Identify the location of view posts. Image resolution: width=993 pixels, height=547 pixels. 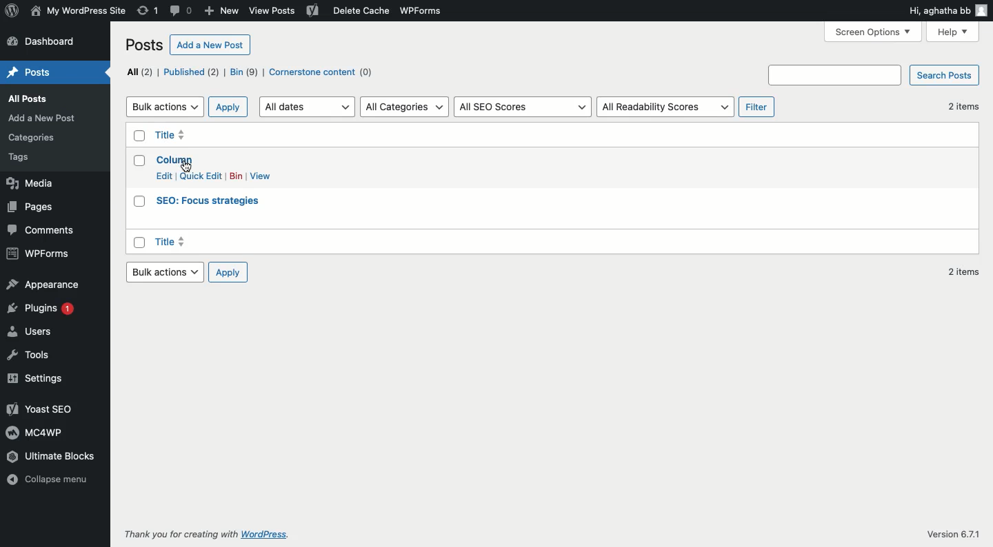
(272, 14).